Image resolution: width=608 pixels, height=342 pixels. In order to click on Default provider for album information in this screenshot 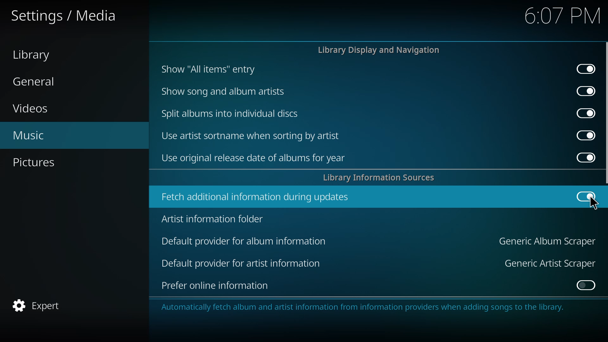, I will do `click(248, 244)`.